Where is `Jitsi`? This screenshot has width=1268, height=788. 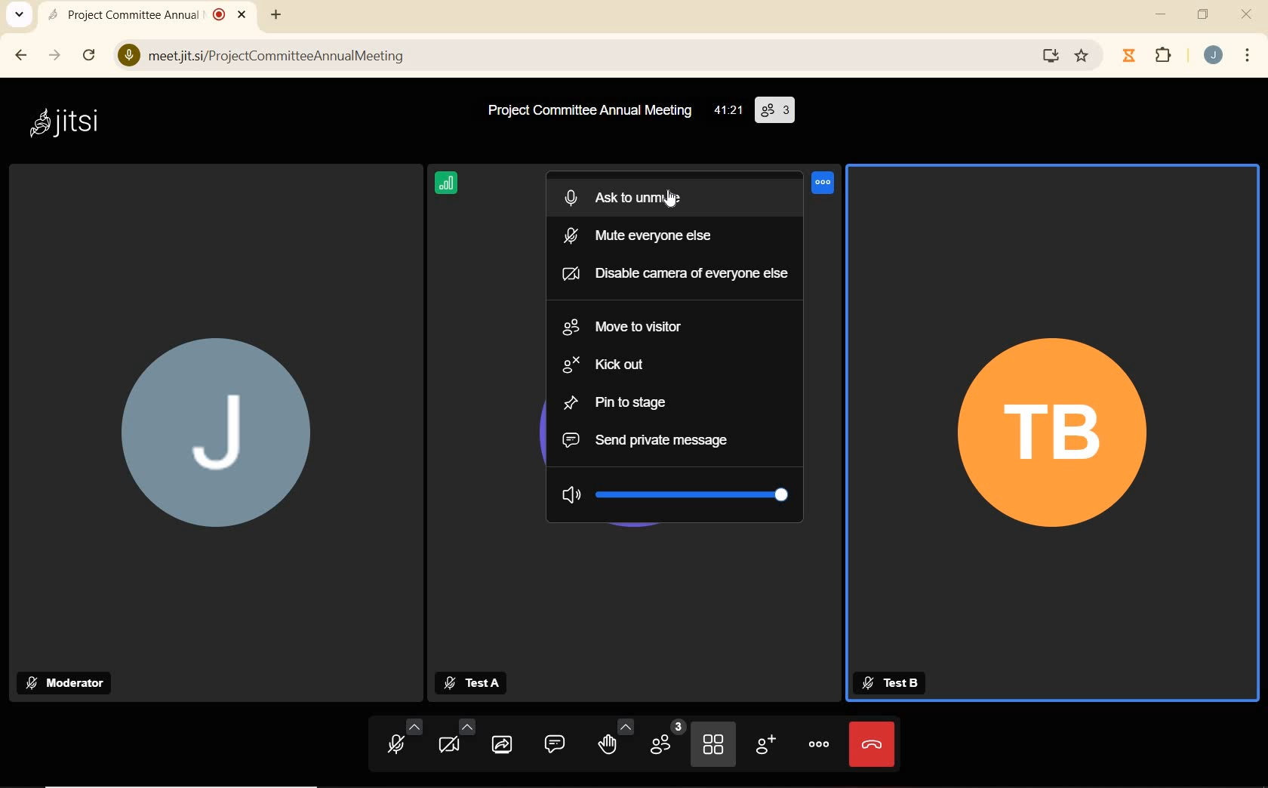 Jitsi is located at coordinates (69, 123).